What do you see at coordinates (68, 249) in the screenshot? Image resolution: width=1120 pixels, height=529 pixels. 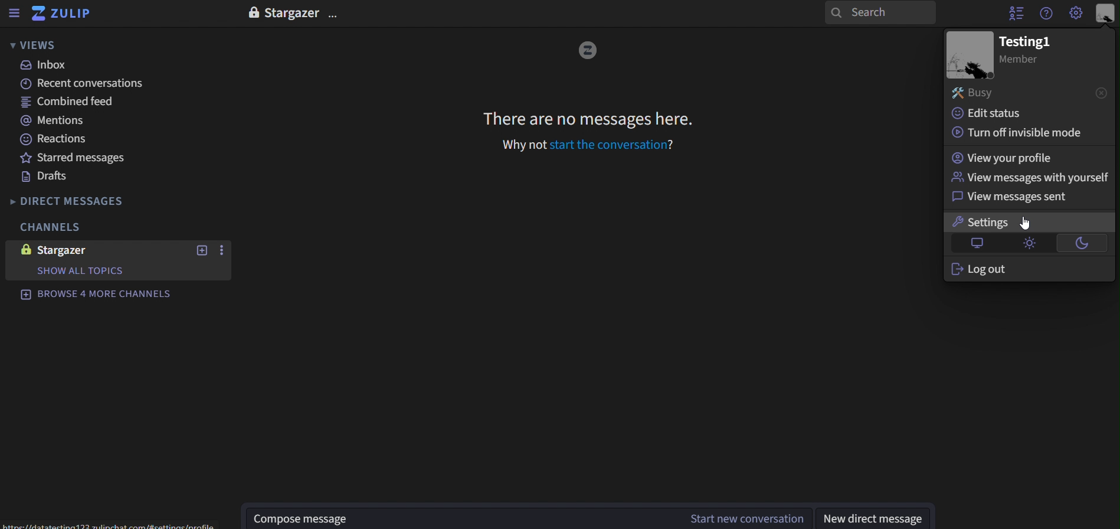 I see `stargazer` at bounding box center [68, 249].